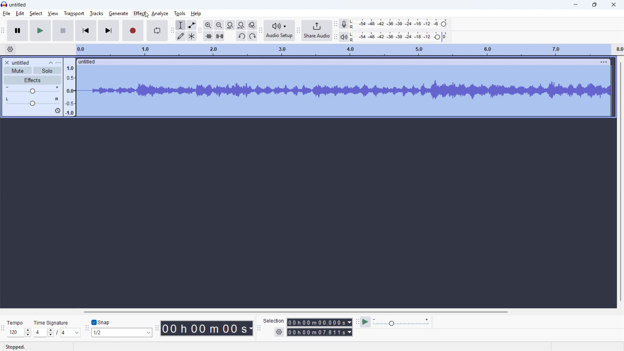 The width and height of the screenshot is (624, 351). What do you see at coordinates (6, 62) in the screenshot?
I see `remove track` at bounding box center [6, 62].